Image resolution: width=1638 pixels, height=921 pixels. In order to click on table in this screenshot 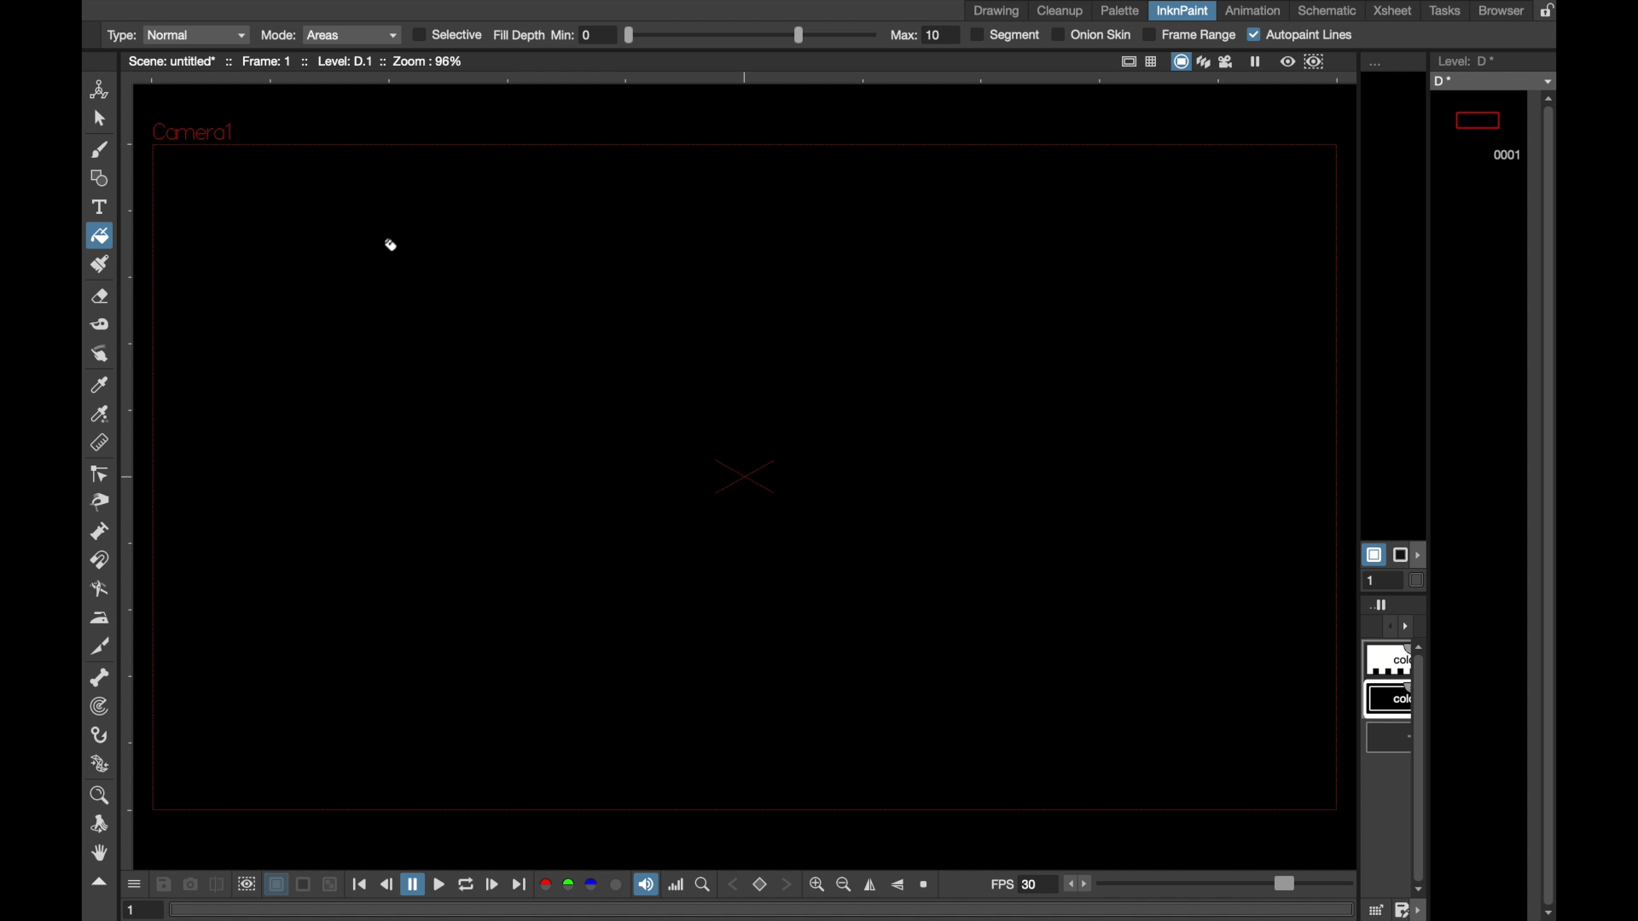, I will do `click(1153, 60)`.